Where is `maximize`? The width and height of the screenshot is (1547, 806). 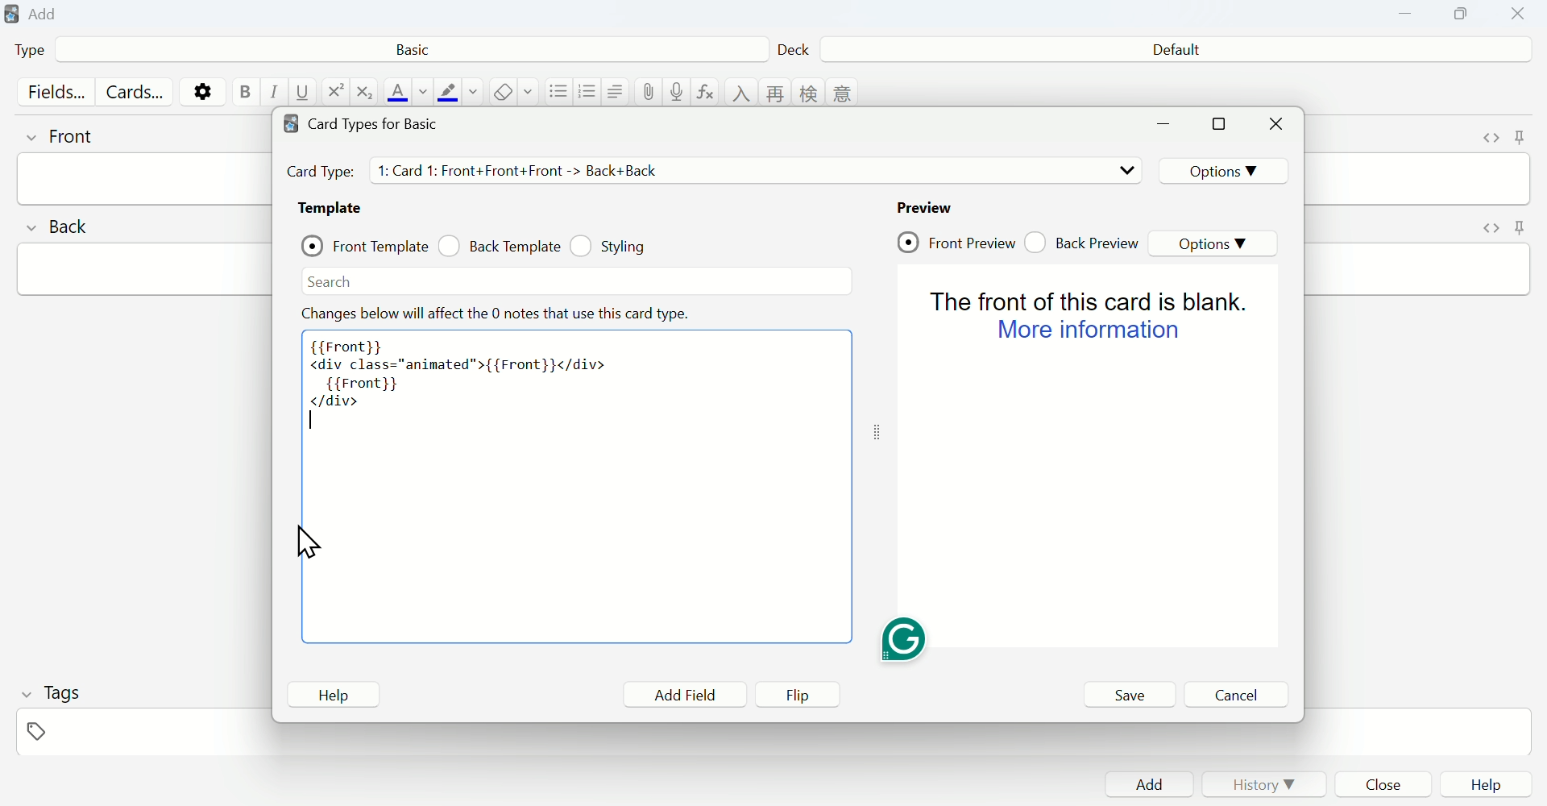
maximize is located at coordinates (1221, 128).